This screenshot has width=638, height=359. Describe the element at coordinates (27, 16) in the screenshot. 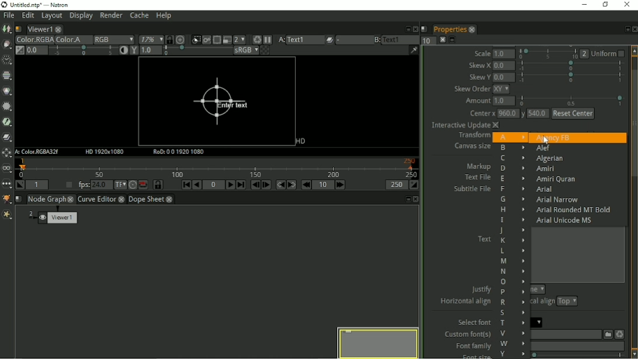

I see `Edit` at that location.